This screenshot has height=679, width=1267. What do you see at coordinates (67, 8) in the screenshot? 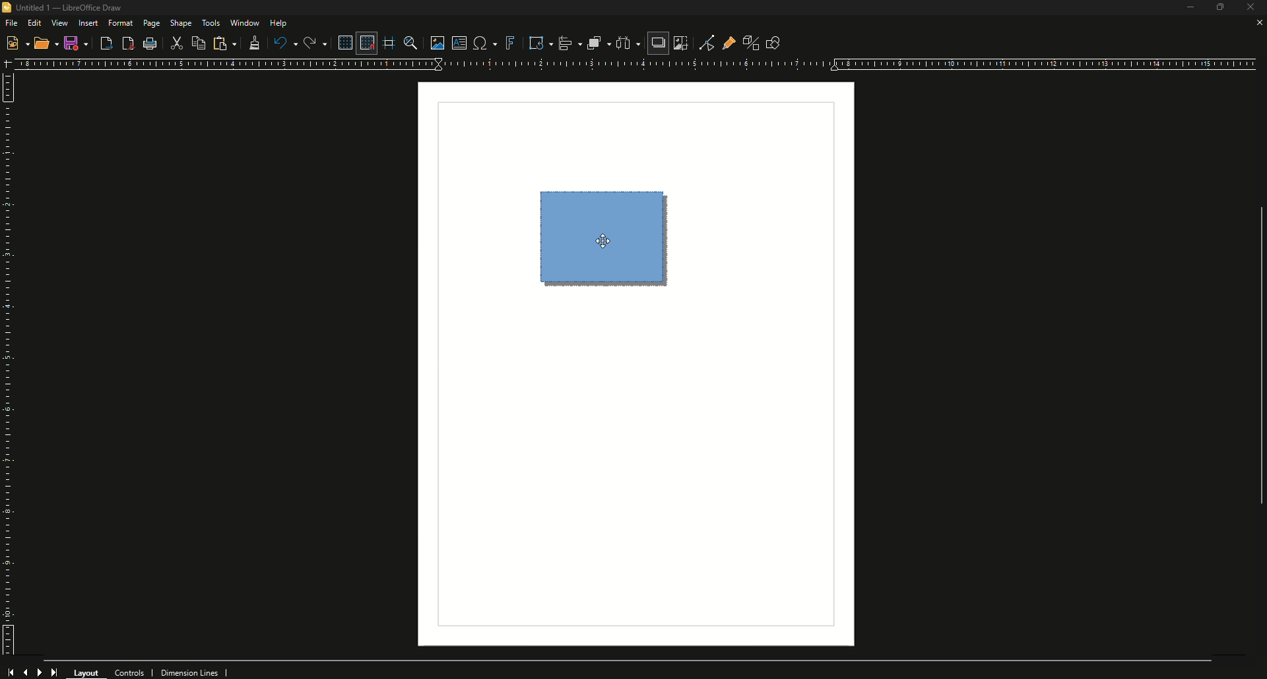
I see `Untitled 1 - LibreOffice Draw` at bounding box center [67, 8].